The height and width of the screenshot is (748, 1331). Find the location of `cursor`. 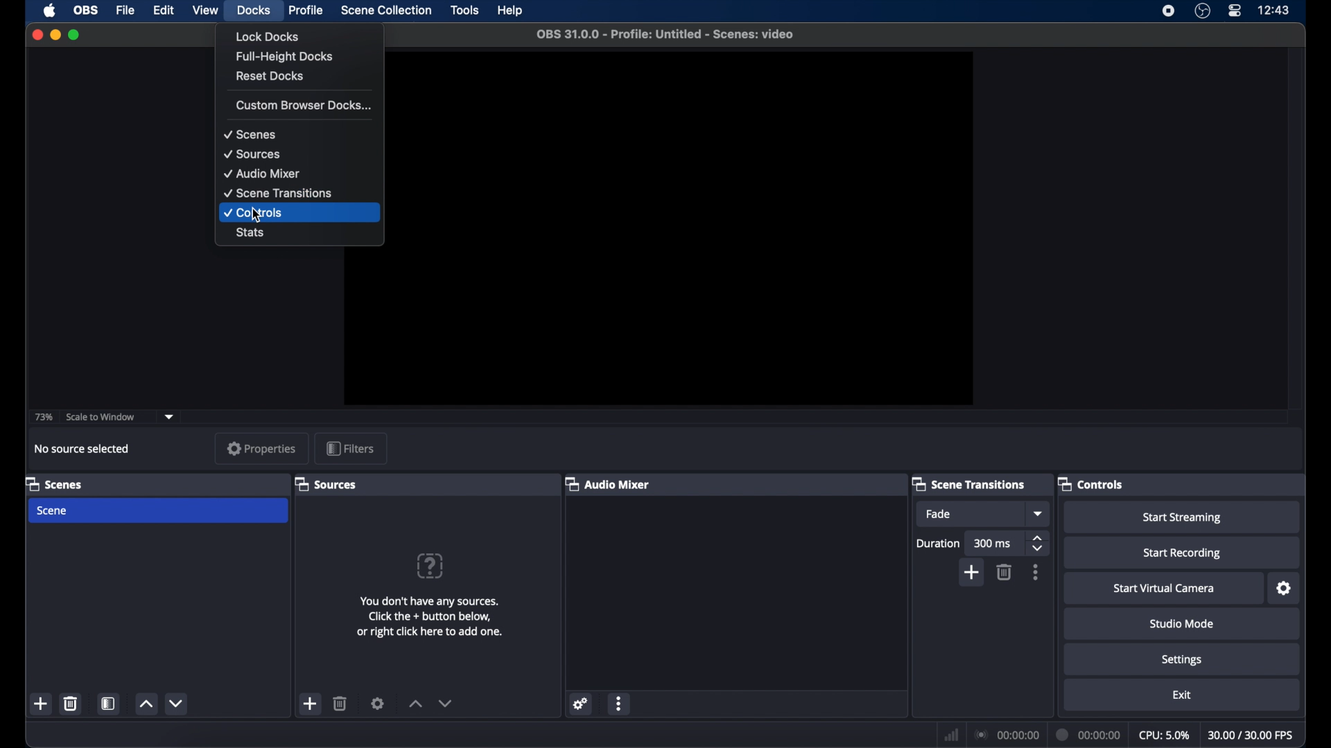

cursor is located at coordinates (256, 215).